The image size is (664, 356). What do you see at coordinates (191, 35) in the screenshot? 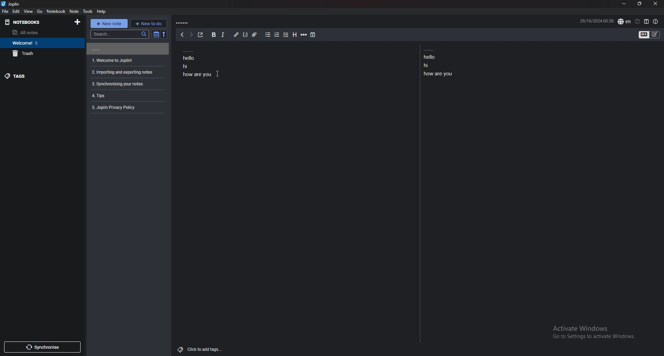
I see `forward` at bounding box center [191, 35].